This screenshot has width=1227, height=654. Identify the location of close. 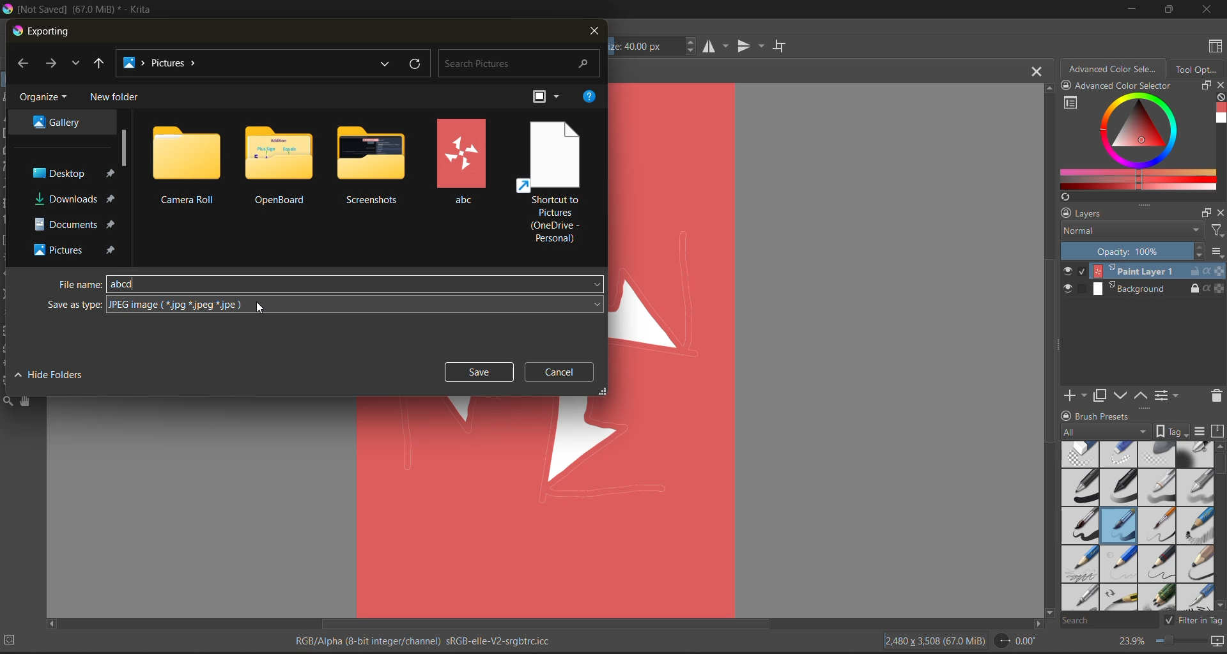
(1219, 215).